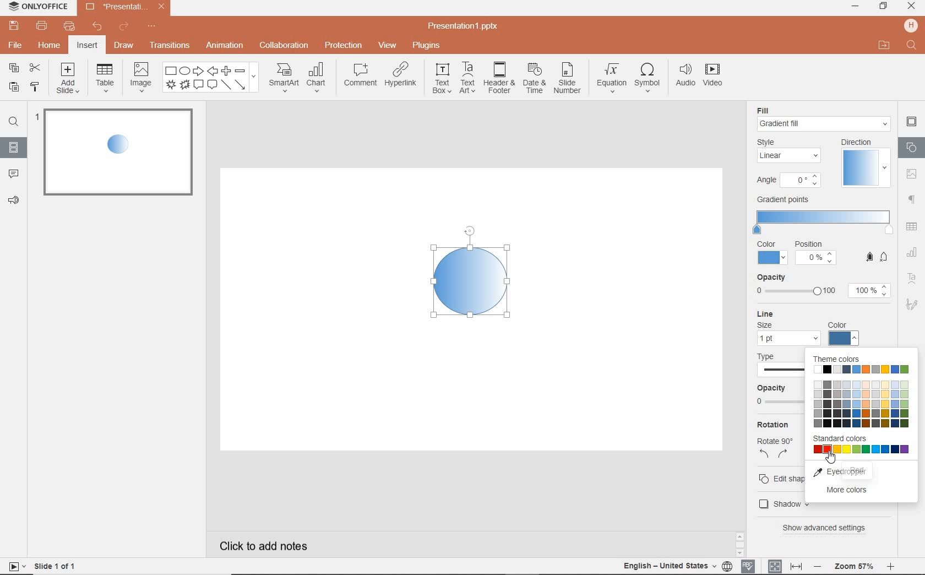 Image resolution: width=925 pixels, height=575 pixels. I want to click on minimize, so click(856, 6).